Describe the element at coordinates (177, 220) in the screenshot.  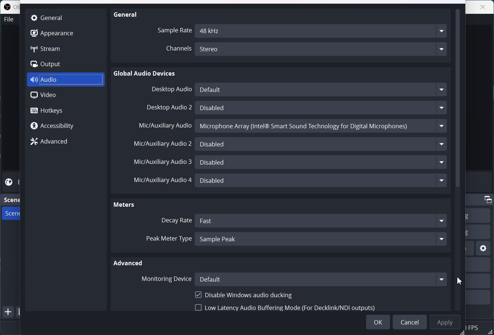
I see `Decay Rate` at that location.